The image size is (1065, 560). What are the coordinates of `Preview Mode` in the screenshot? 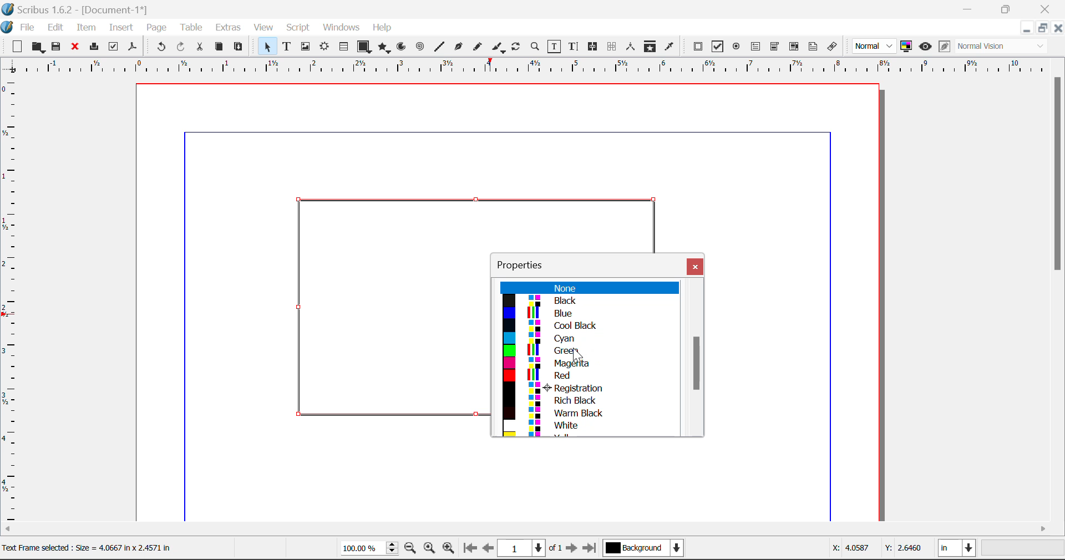 It's located at (875, 47).